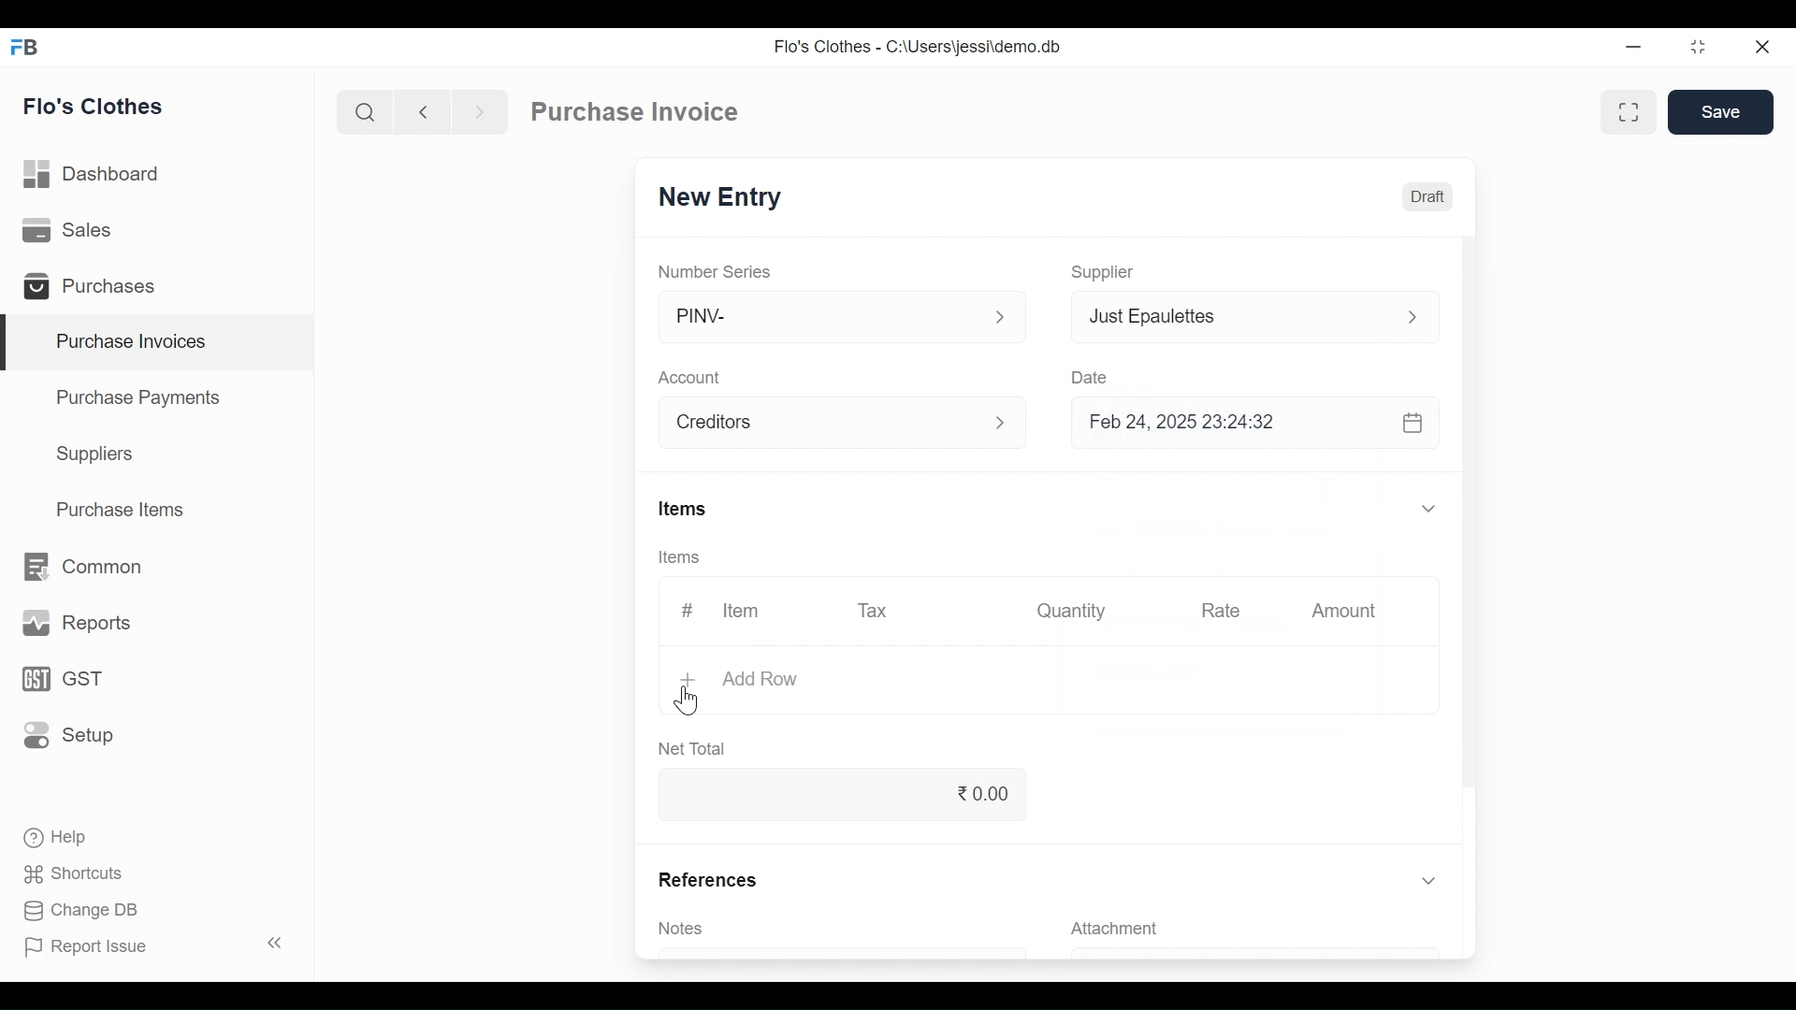 The height and width of the screenshot is (1010, 1796). What do you see at coordinates (1344, 611) in the screenshot?
I see `Amount` at bounding box center [1344, 611].